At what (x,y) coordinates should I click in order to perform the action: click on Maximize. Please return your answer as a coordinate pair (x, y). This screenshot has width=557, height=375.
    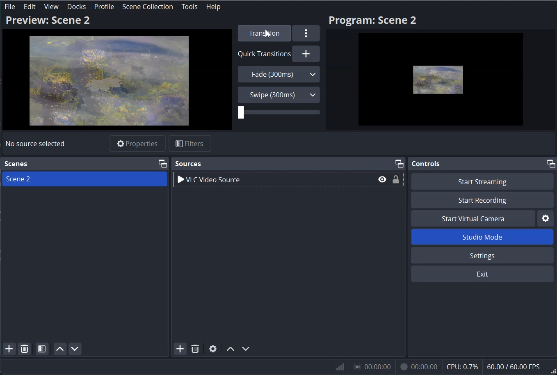
    Looking at the image, I should click on (162, 163).